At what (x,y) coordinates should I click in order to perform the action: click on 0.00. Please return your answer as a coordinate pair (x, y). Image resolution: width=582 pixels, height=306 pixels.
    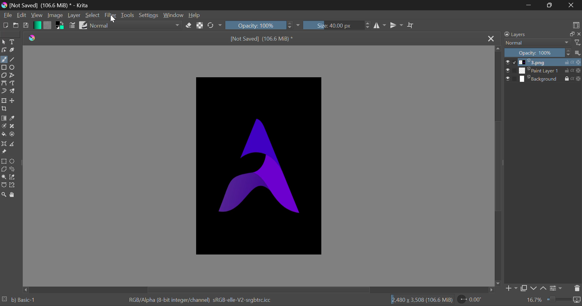
    Looking at the image, I should click on (472, 300).